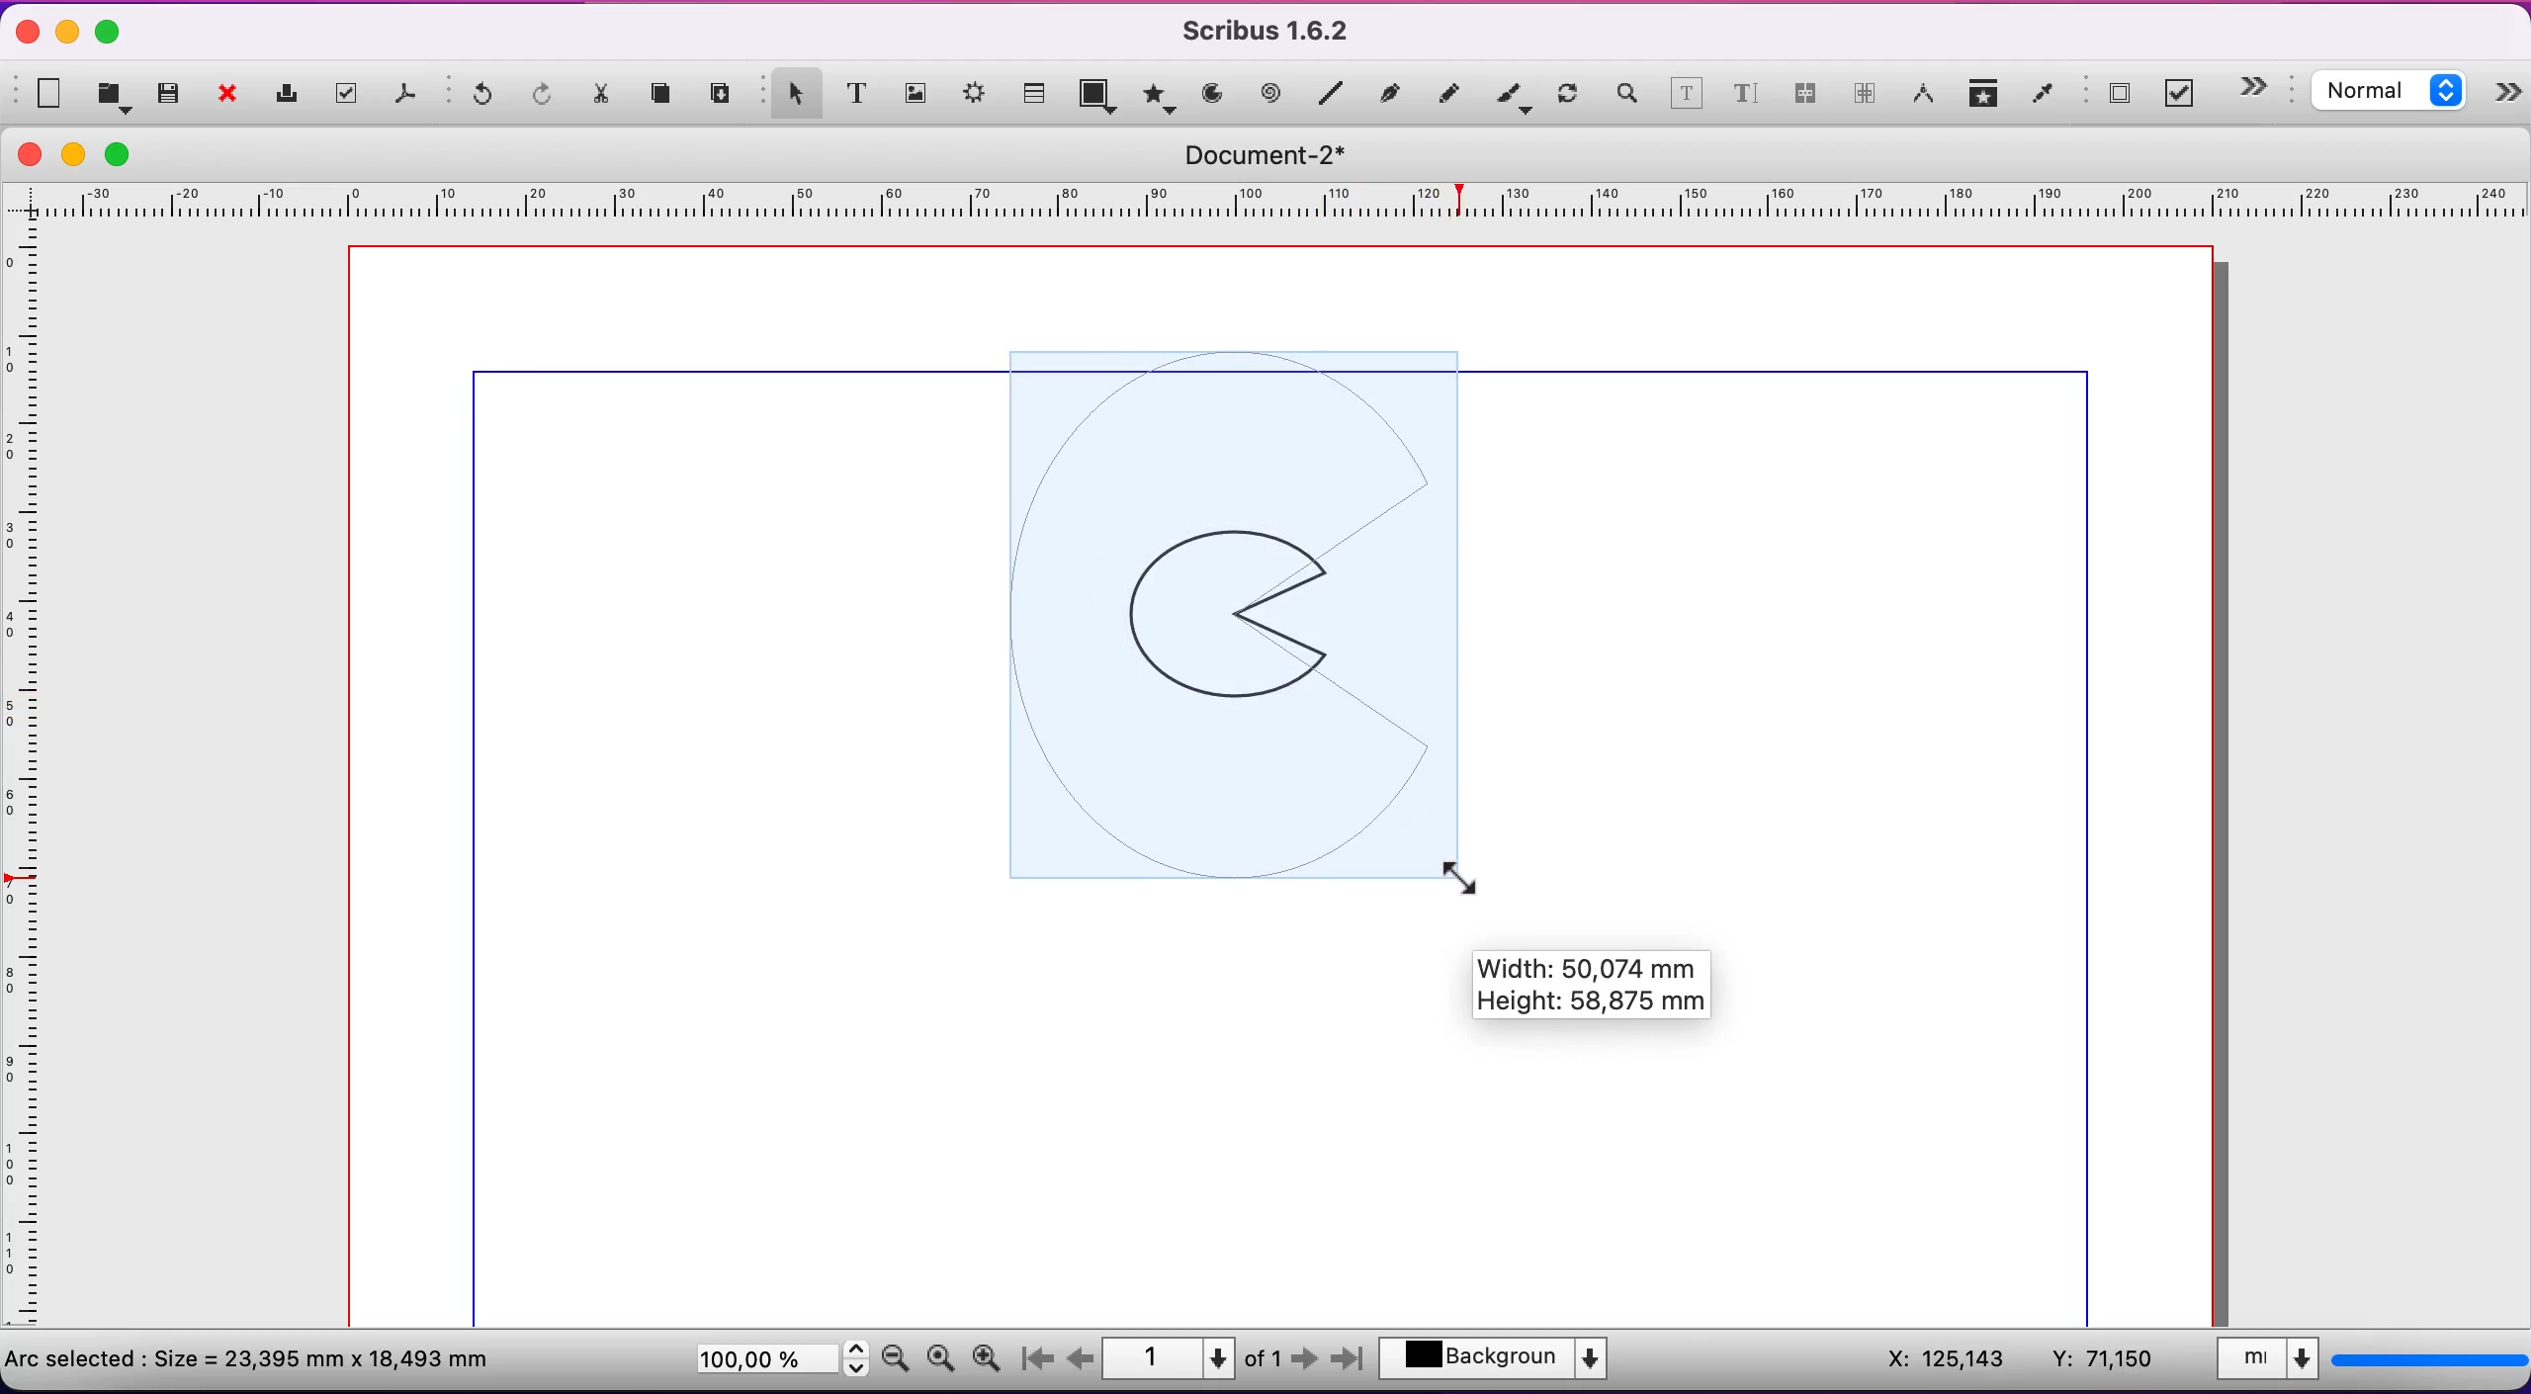 The height and width of the screenshot is (1394, 2531). I want to click on bezier curve, so click(1393, 92).